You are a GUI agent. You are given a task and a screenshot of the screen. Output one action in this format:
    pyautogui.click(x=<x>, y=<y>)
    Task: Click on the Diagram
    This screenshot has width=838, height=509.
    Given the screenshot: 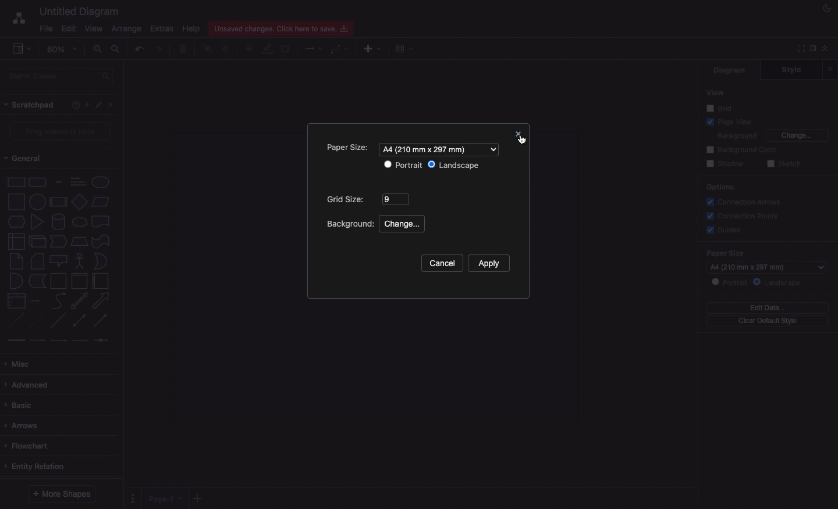 What is the action you would take?
    pyautogui.click(x=730, y=70)
    